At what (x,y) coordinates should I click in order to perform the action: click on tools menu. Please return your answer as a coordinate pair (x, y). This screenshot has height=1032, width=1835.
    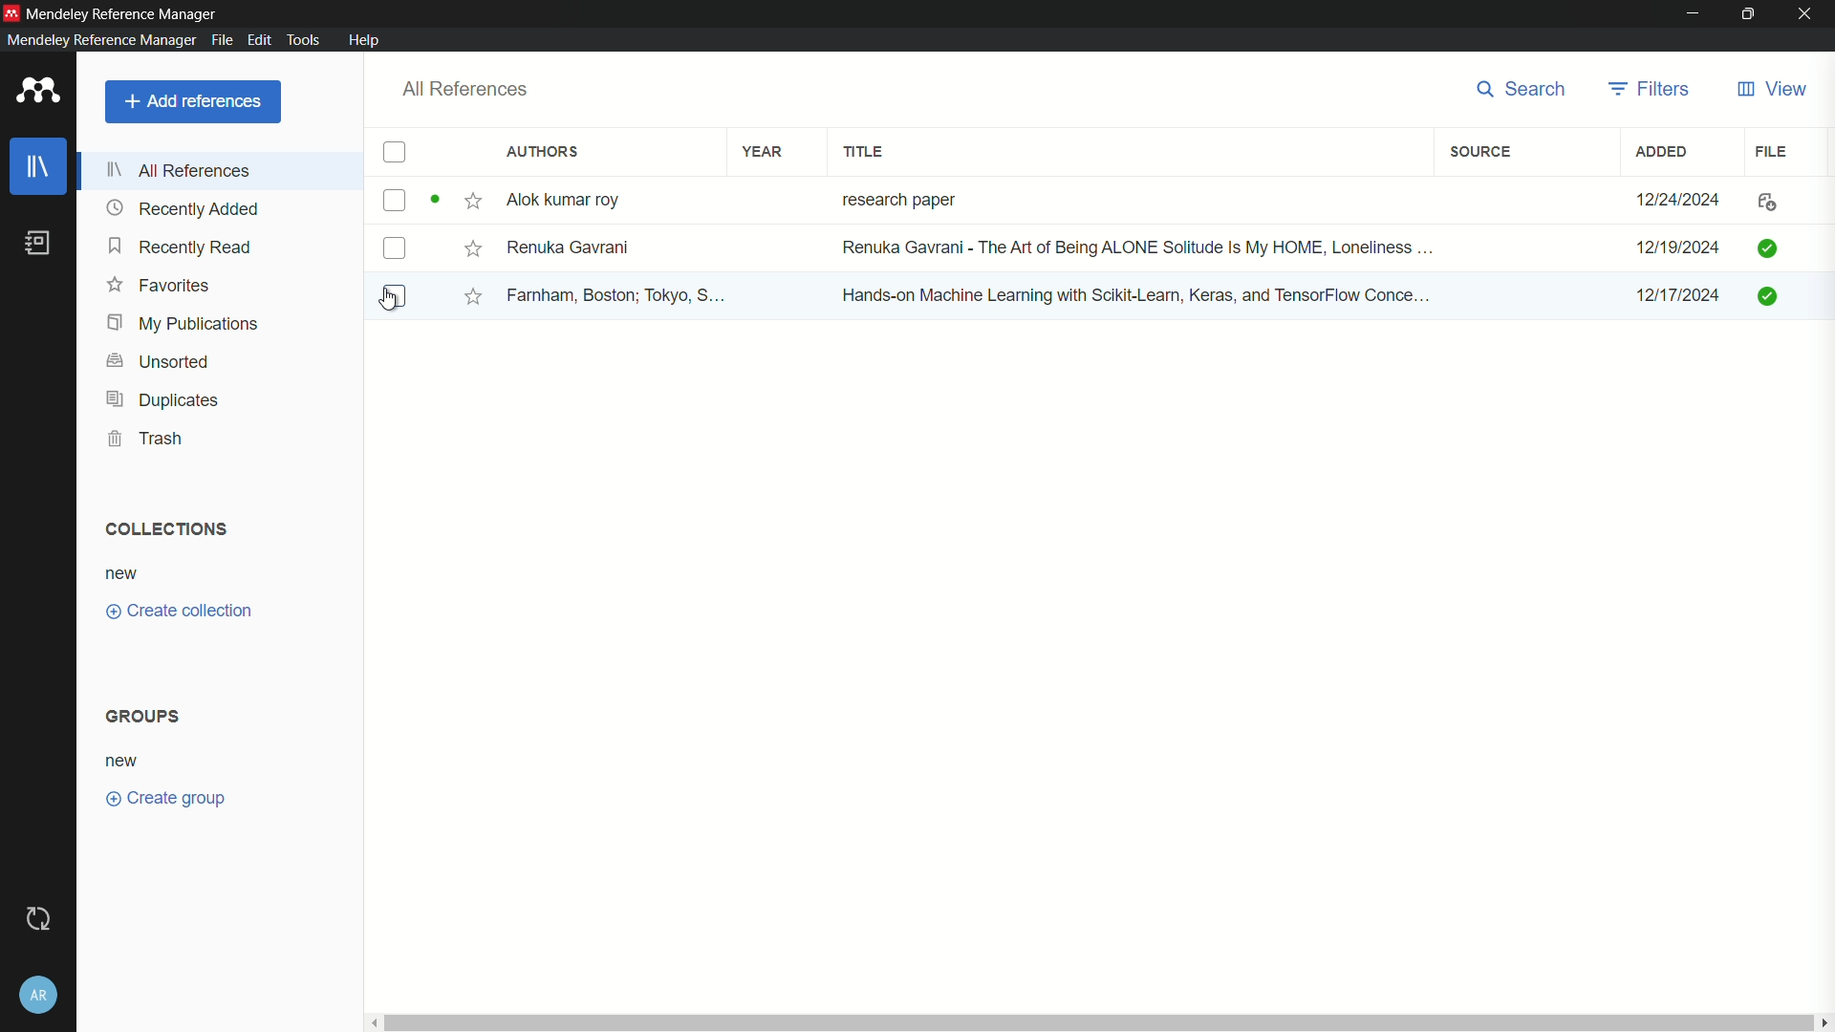
    Looking at the image, I should click on (305, 40).